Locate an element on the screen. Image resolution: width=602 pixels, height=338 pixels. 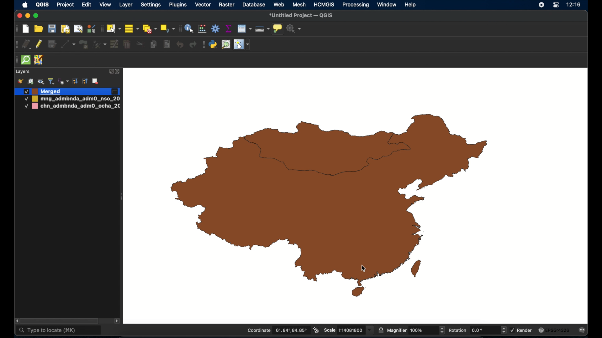
current edits is located at coordinates (27, 45).